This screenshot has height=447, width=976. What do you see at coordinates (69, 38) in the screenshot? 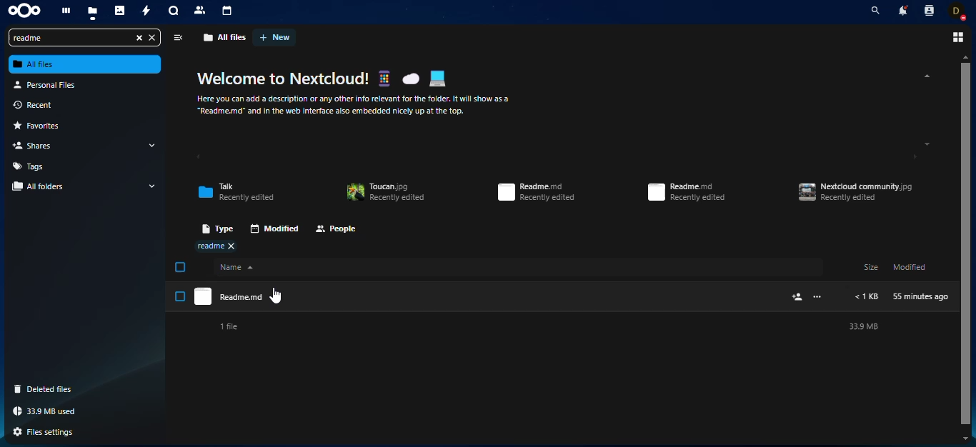
I see `readme` at bounding box center [69, 38].